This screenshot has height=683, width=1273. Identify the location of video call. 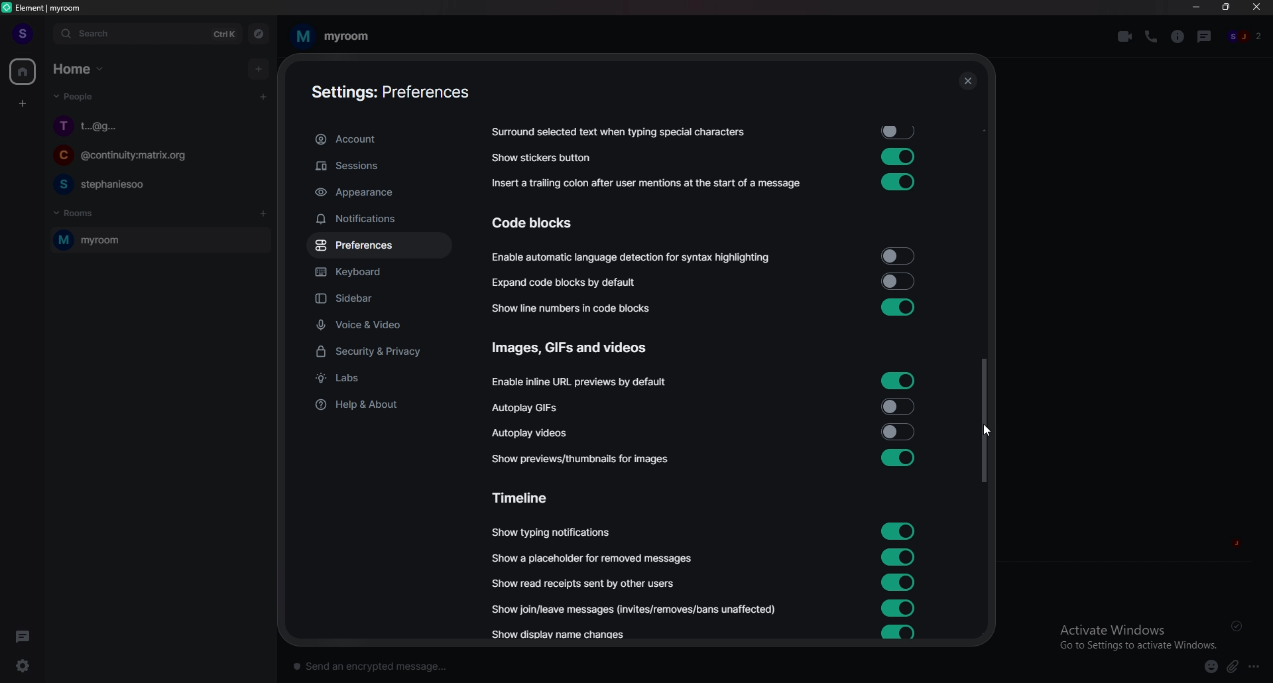
(1125, 36).